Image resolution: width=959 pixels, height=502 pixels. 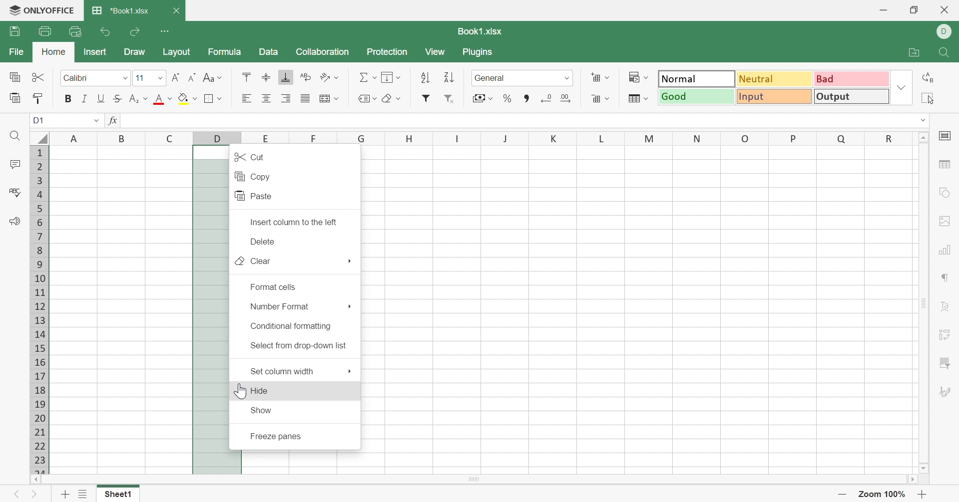 What do you see at coordinates (389, 51) in the screenshot?
I see `Protection` at bounding box center [389, 51].